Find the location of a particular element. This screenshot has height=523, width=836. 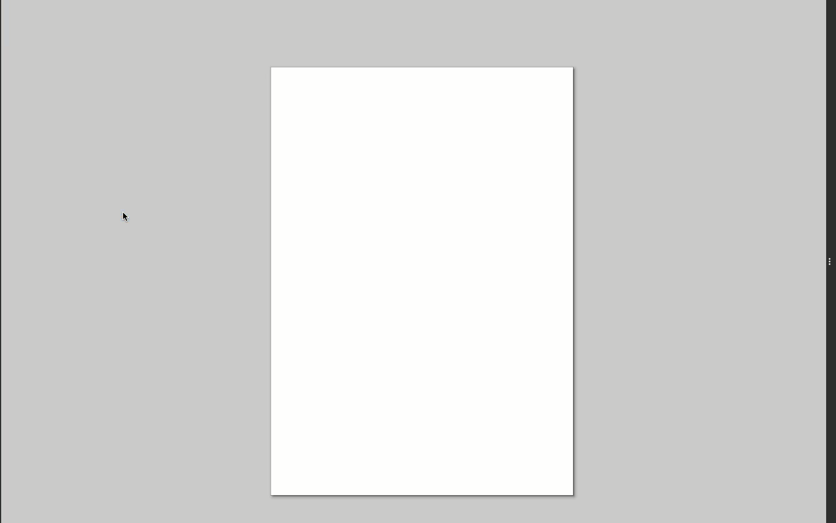

canvas is located at coordinates (429, 275).